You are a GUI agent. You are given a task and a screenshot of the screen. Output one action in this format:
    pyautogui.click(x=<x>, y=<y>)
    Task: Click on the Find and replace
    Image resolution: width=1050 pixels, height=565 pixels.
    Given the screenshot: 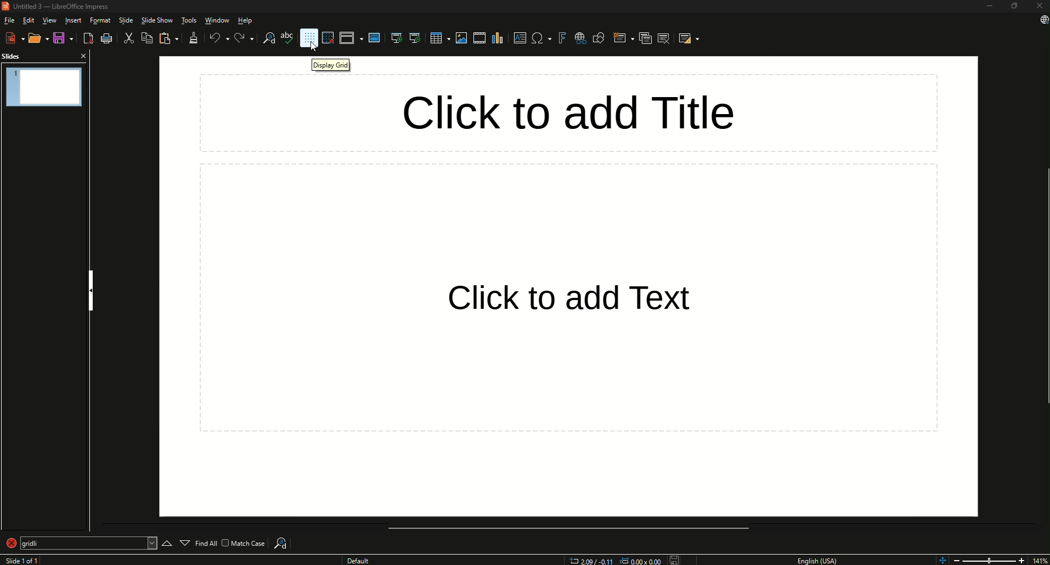 What is the action you would take?
    pyautogui.click(x=264, y=39)
    